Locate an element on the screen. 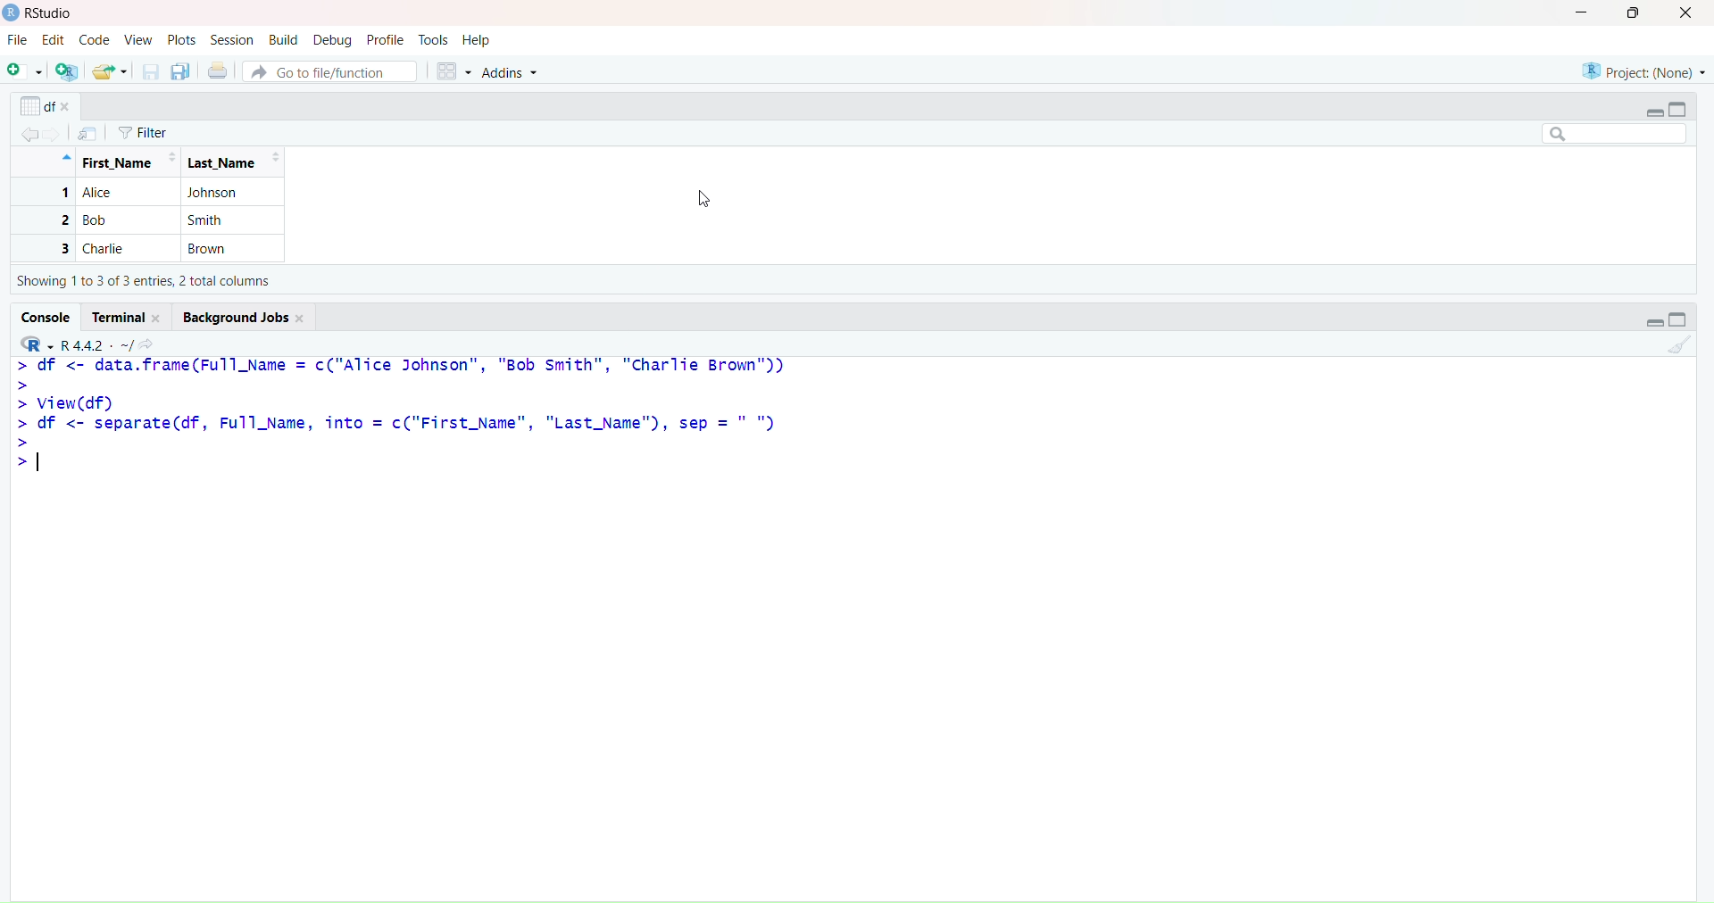 Image resolution: width=1714 pixels, height=903 pixels. Code is located at coordinates (95, 41).